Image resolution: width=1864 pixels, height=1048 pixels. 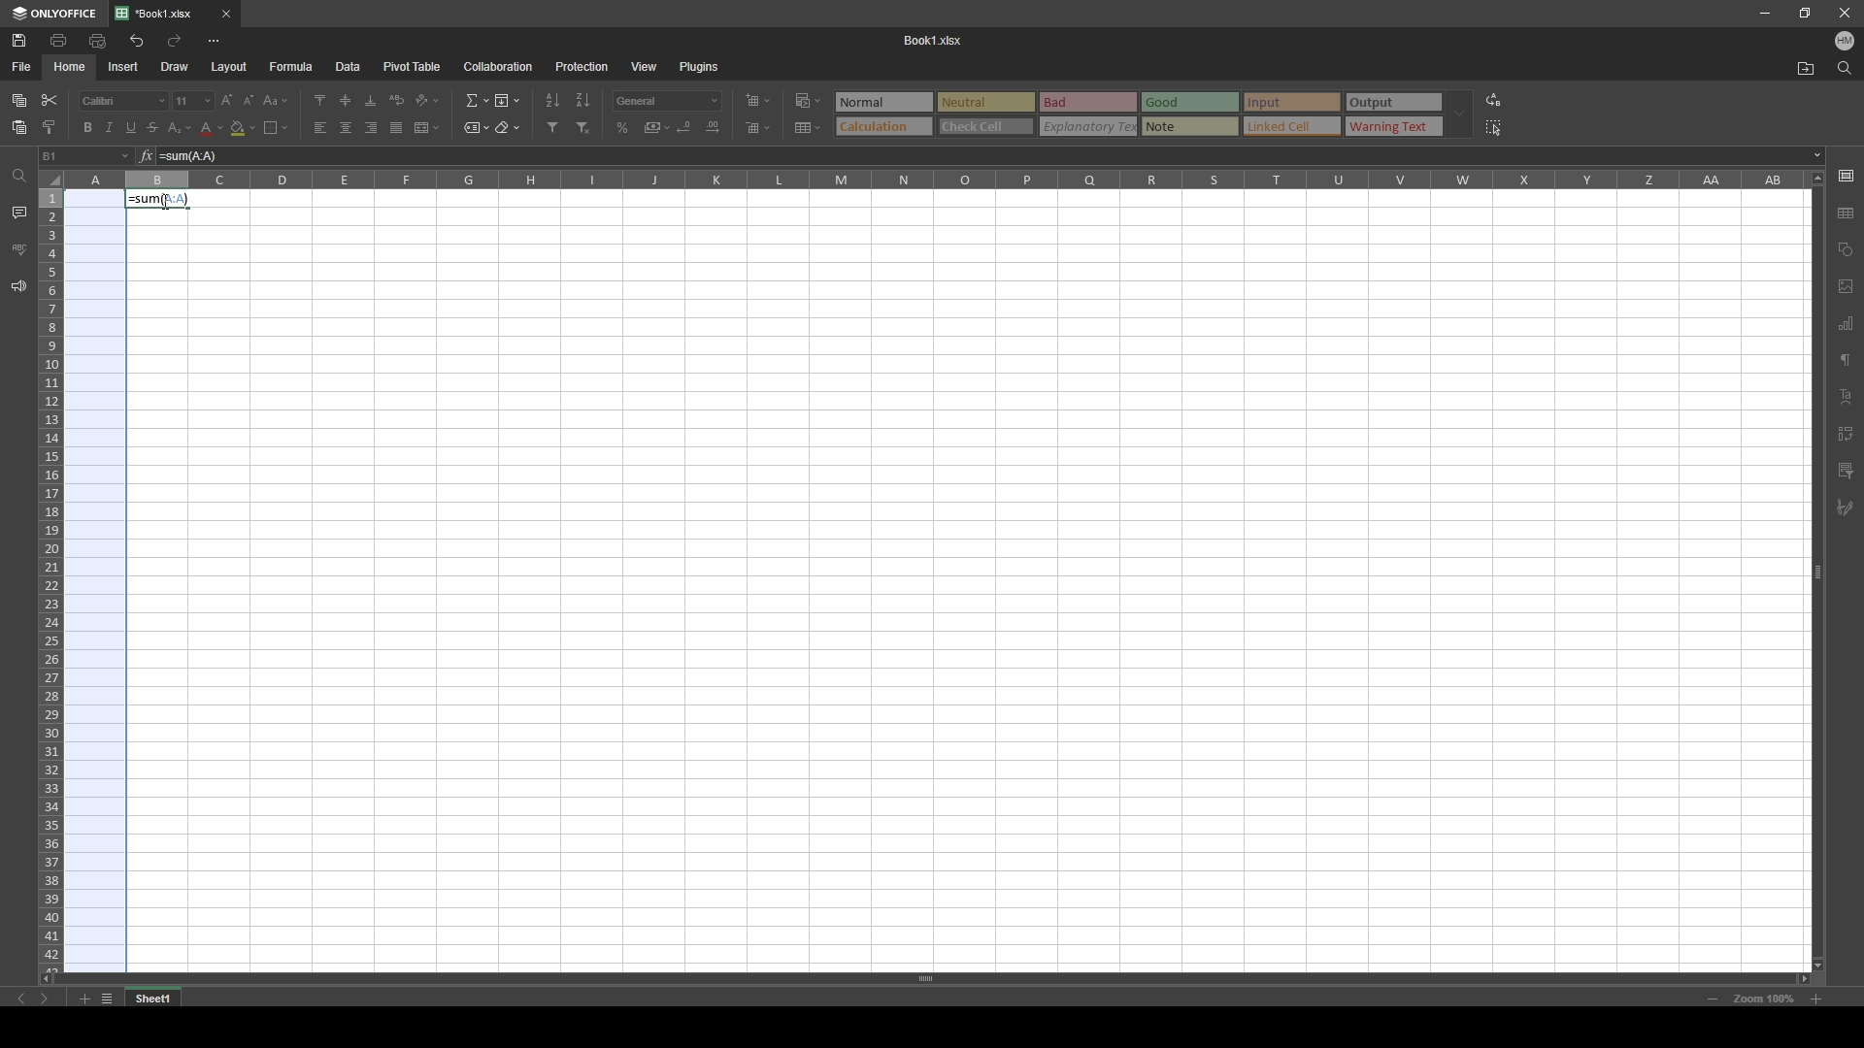 What do you see at coordinates (933, 180) in the screenshot?
I see `column` at bounding box center [933, 180].